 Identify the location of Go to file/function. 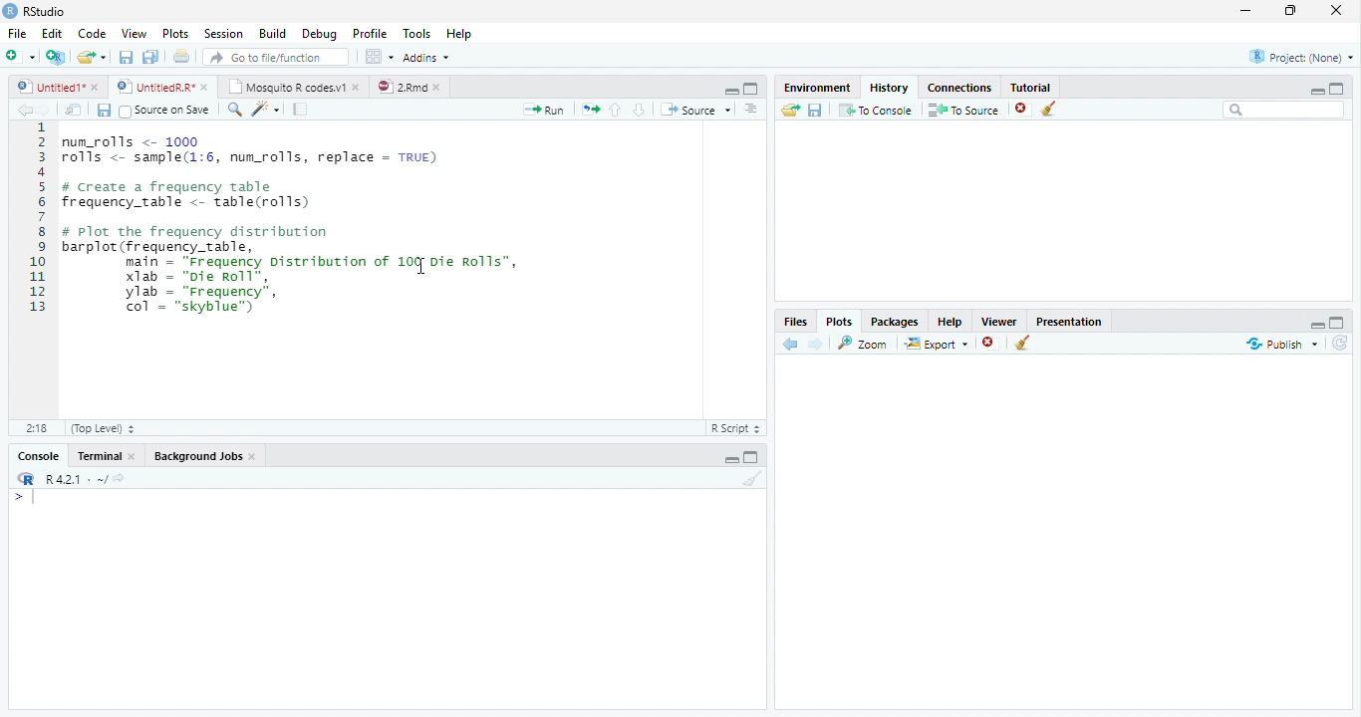
(274, 57).